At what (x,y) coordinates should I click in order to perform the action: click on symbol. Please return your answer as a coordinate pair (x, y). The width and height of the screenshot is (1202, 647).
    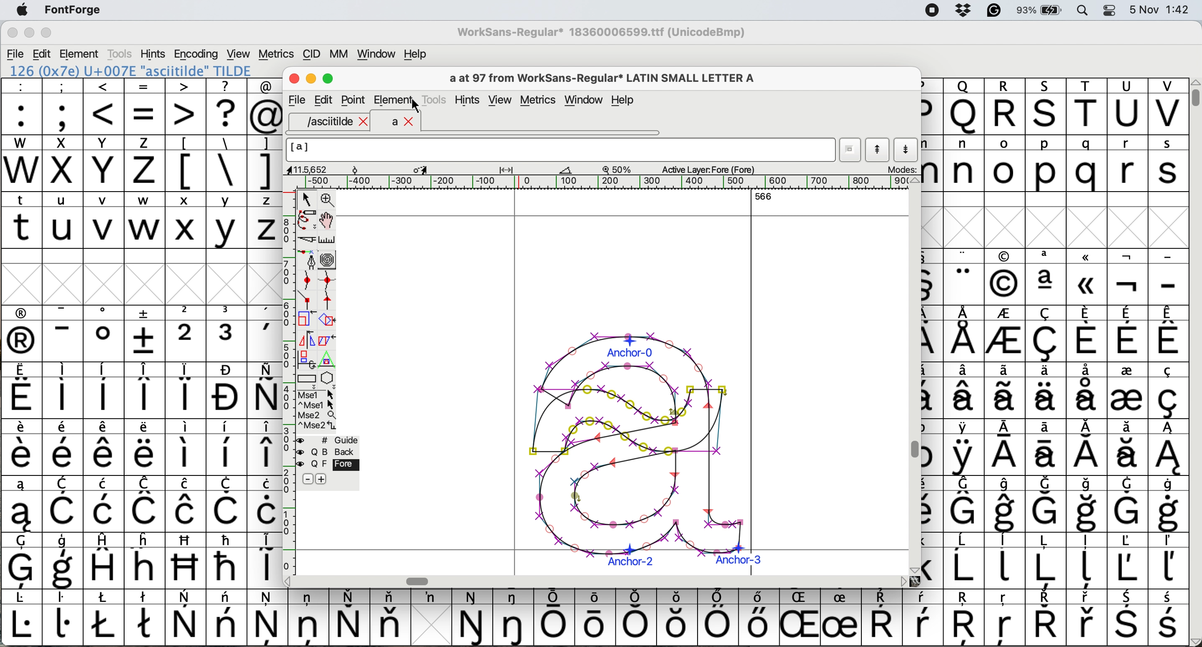
    Looking at the image, I should click on (1006, 504).